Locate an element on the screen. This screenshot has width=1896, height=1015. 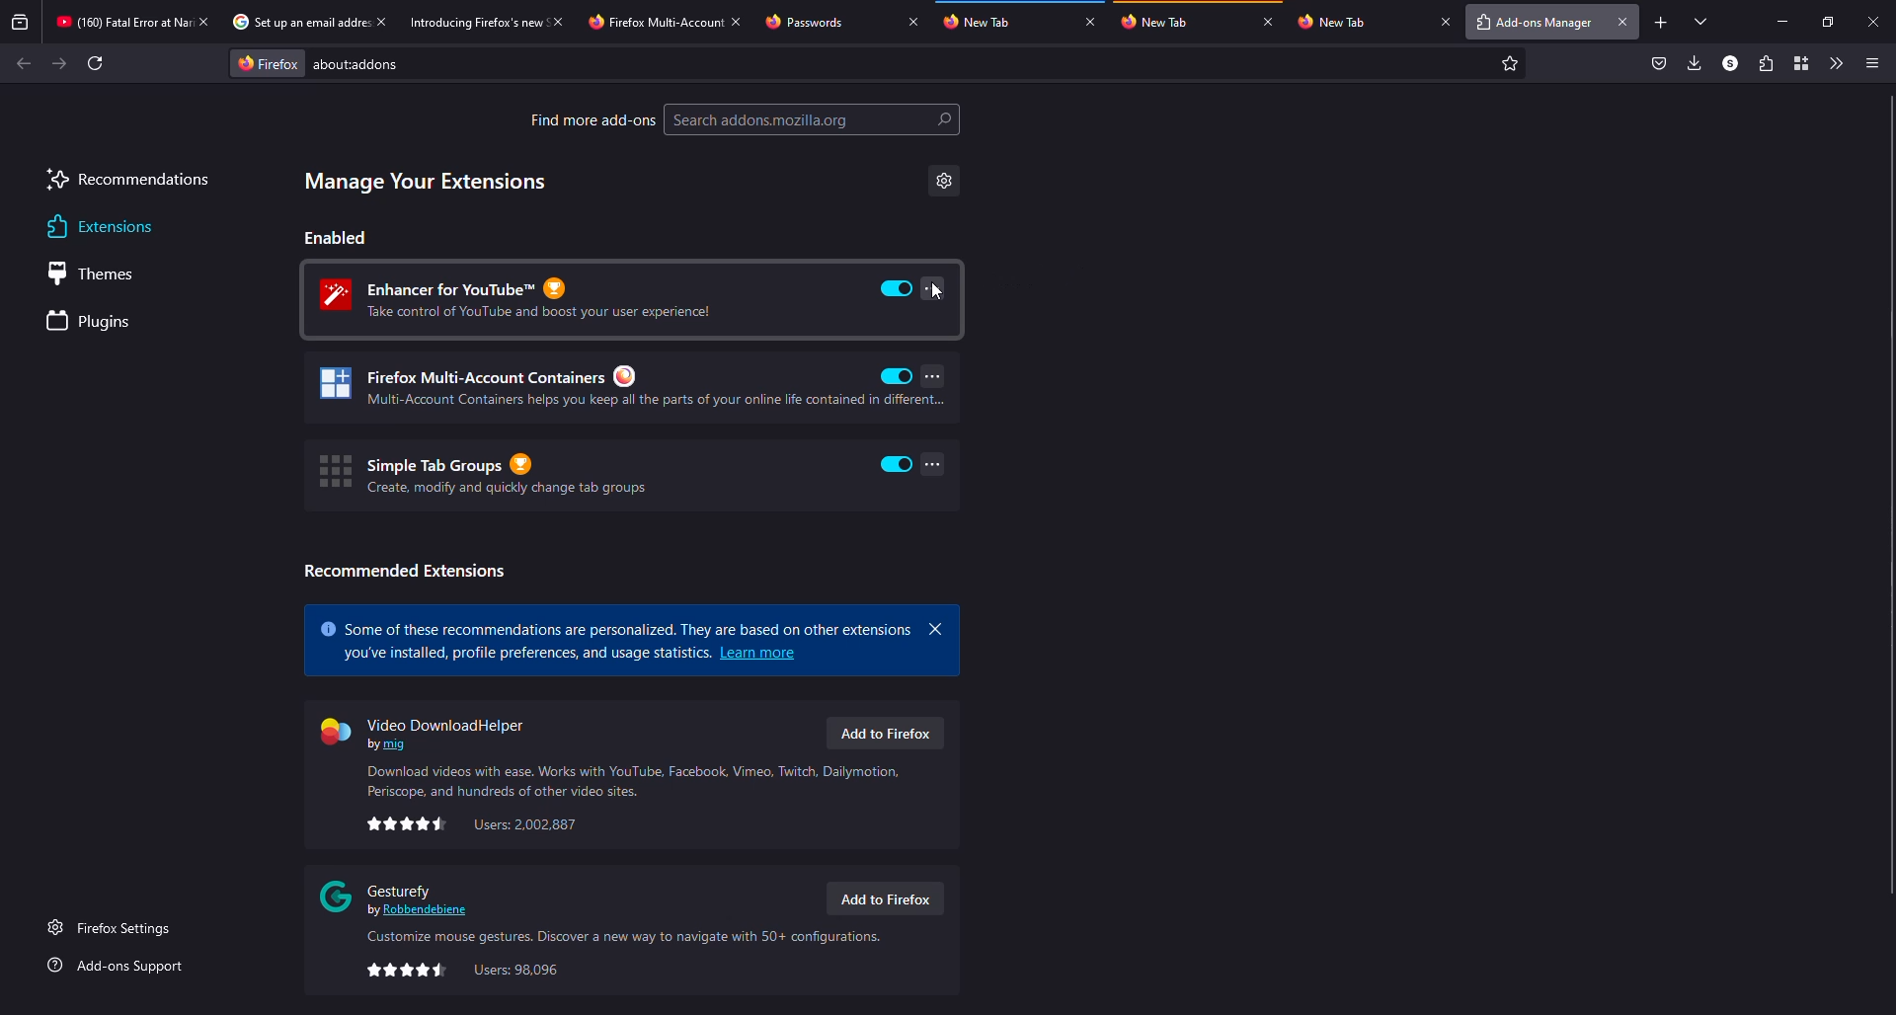
tab is located at coordinates (826, 21).